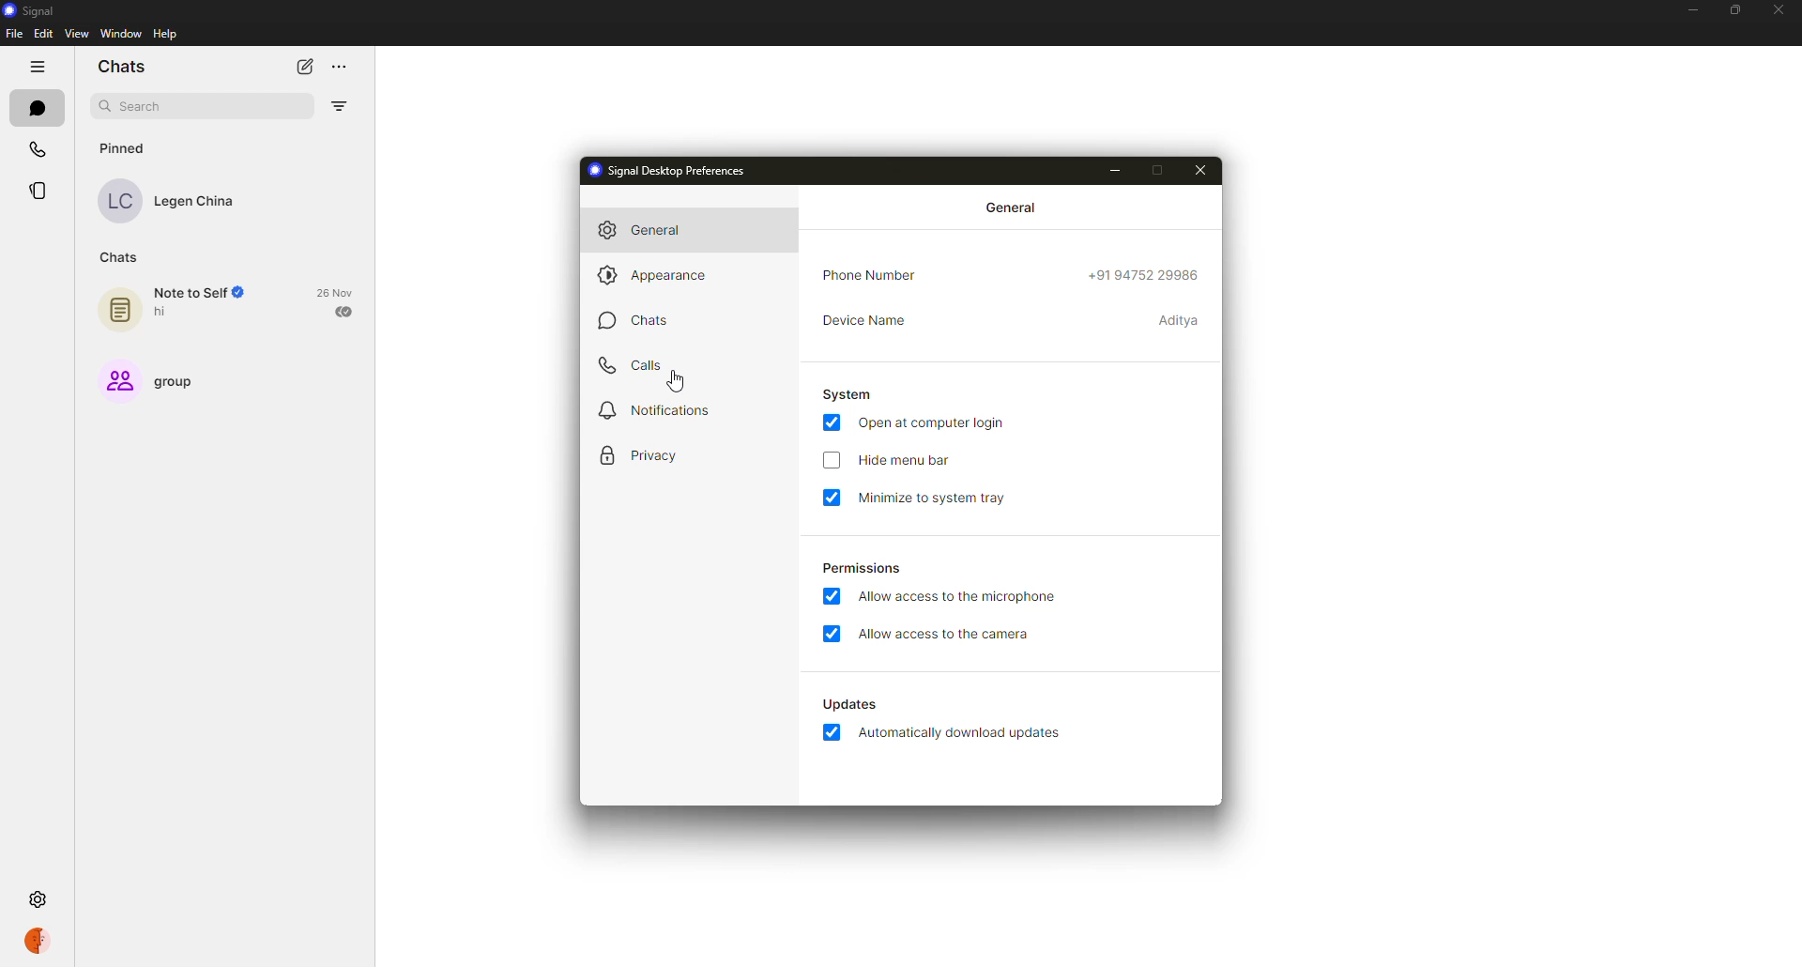 This screenshot has height=967, width=1802. Describe the element at coordinates (859, 566) in the screenshot. I see `permissions` at that location.